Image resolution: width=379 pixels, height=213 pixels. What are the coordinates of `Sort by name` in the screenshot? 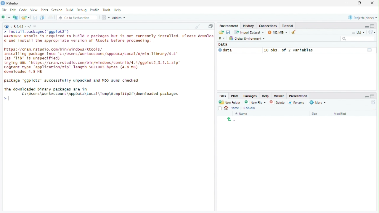 It's located at (243, 114).